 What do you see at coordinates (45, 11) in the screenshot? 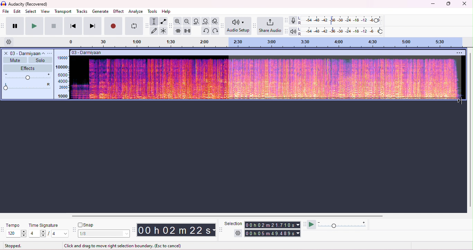
I see `view` at bounding box center [45, 11].